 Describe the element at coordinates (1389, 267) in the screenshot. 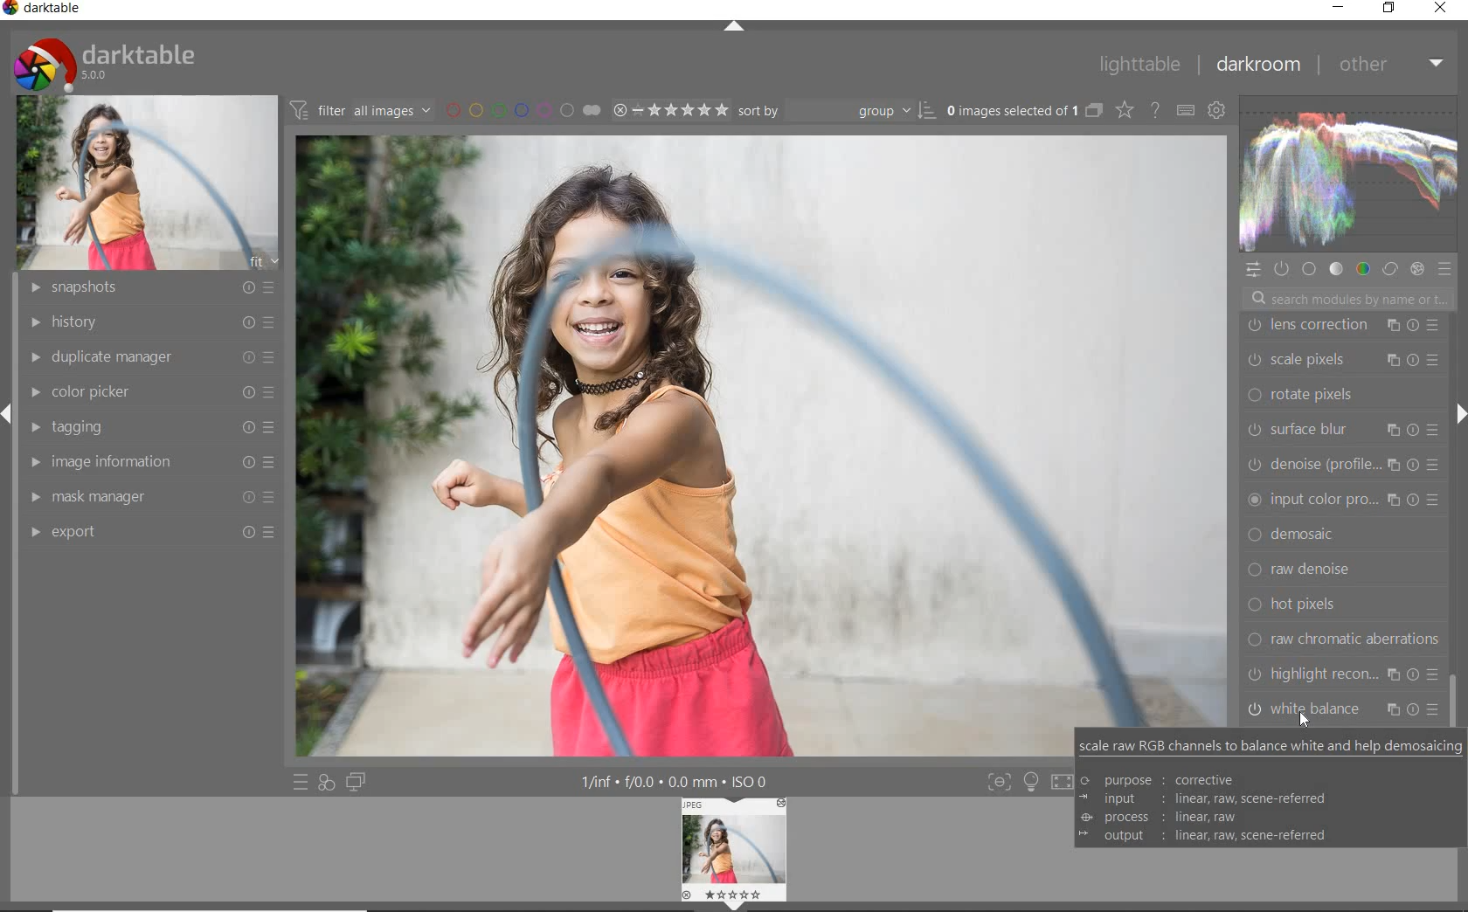

I see `correct` at that location.